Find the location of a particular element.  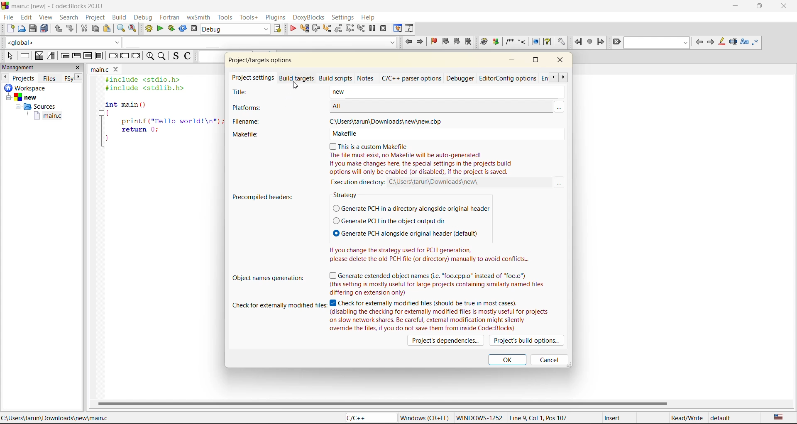

text language is located at coordinates (779, 416).